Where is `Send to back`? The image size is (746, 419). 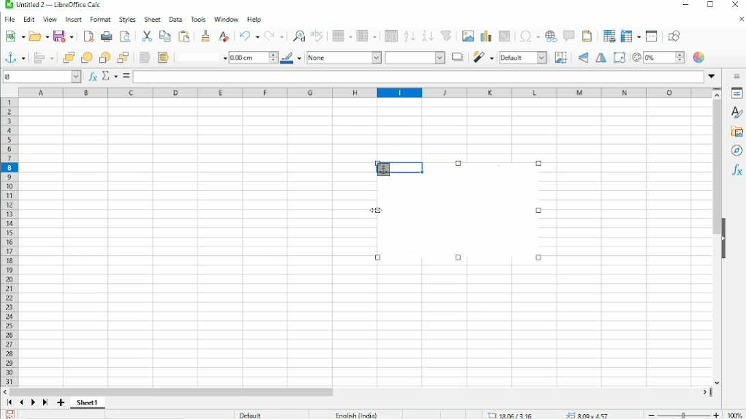 Send to back is located at coordinates (124, 57).